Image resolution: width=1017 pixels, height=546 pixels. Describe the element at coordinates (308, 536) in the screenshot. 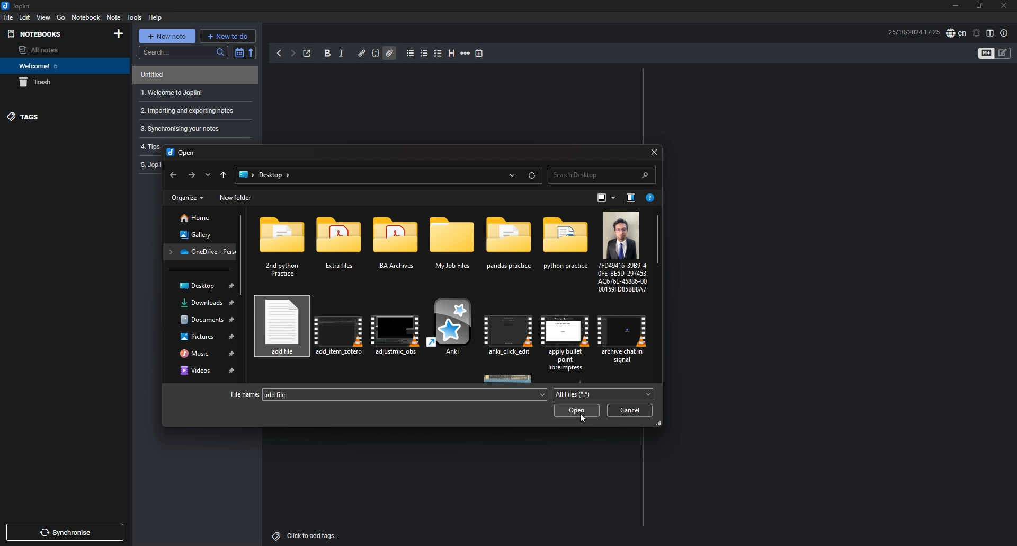

I see `click to add tags` at that location.